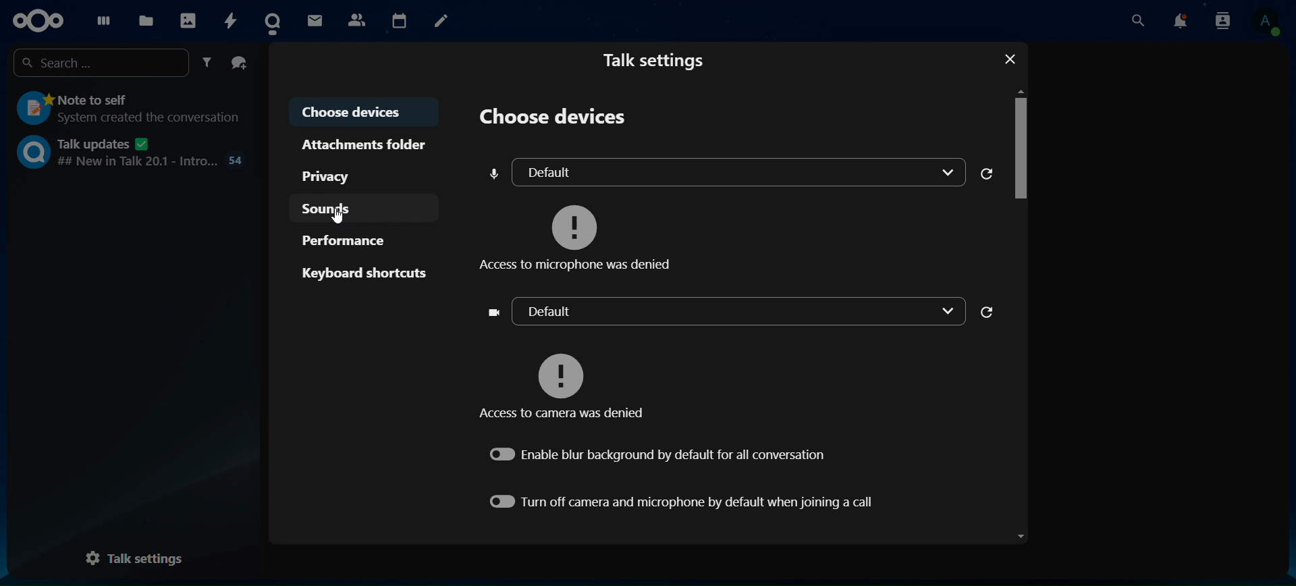 The width and height of the screenshot is (1296, 586). Describe the element at coordinates (1139, 21) in the screenshot. I see `search` at that location.